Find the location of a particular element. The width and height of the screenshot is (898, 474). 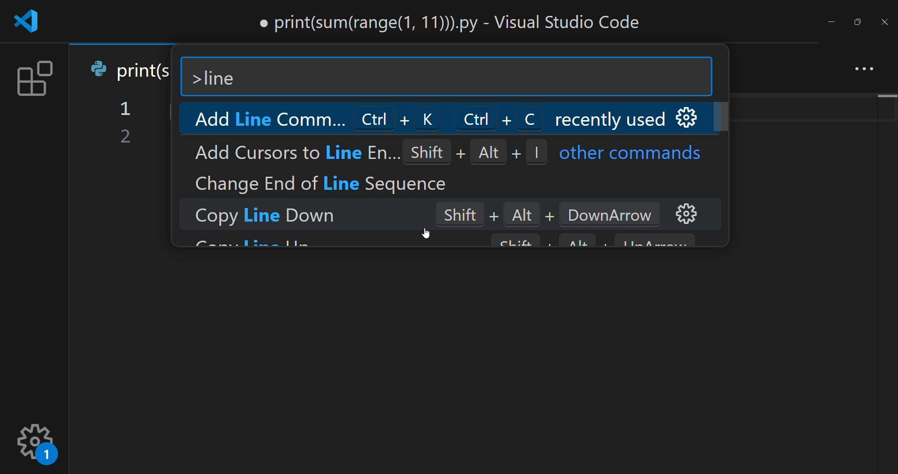

minimize is located at coordinates (831, 21).